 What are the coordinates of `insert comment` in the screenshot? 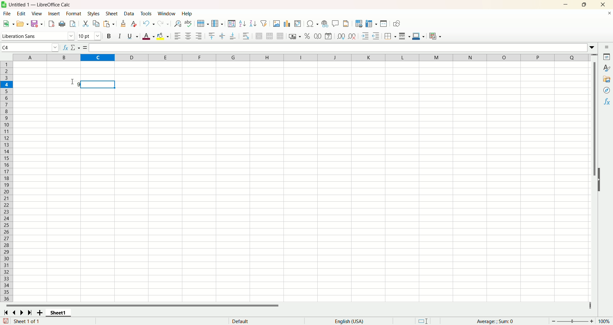 It's located at (335, 24).